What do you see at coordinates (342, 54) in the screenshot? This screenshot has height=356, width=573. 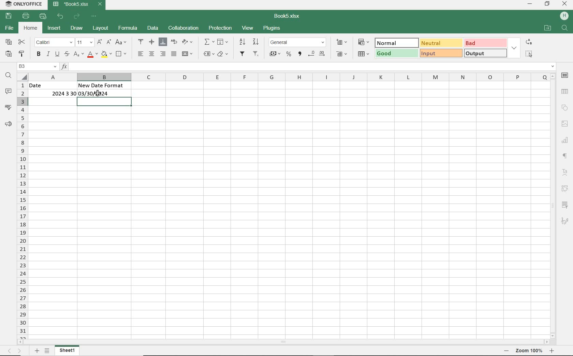 I see `DELETE CELLS` at bounding box center [342, 54].